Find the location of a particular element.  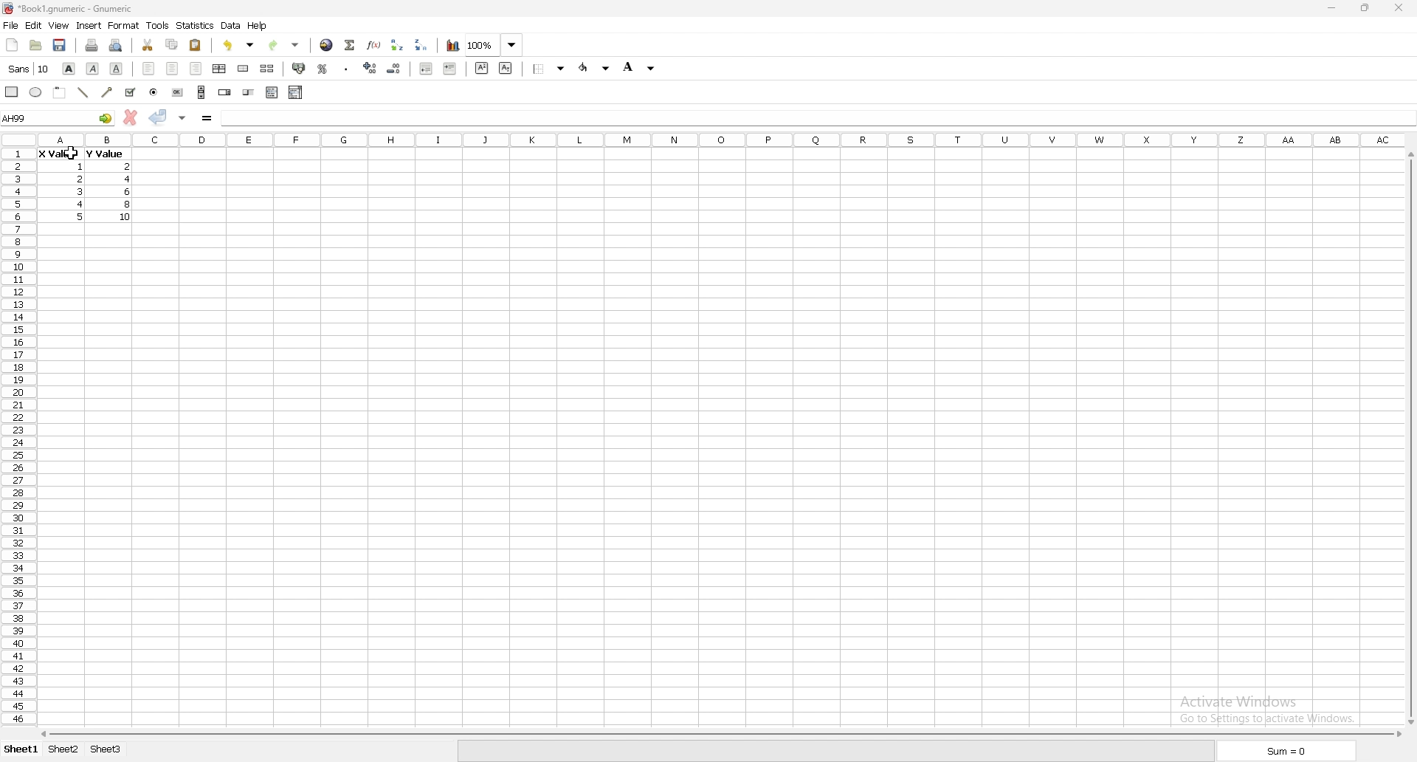

value is located at coordinates (131, 179).